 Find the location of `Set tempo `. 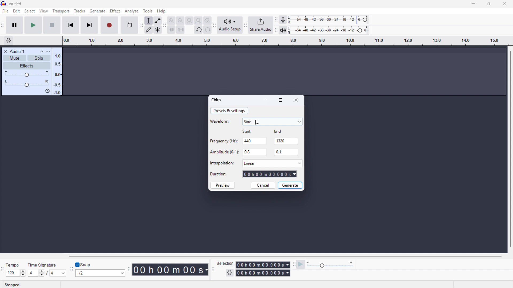

Set tempo  is located at coordinates (15, 273).